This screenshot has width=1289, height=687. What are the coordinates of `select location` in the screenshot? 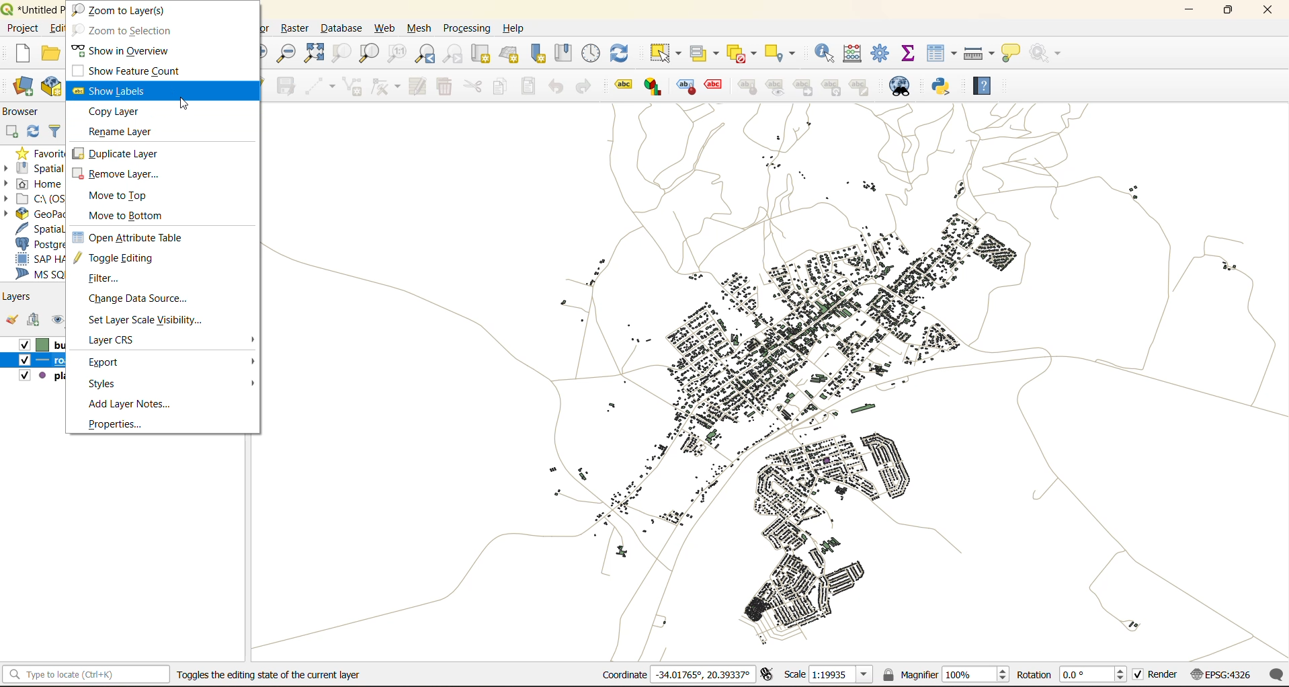 It's located at (779, 54).